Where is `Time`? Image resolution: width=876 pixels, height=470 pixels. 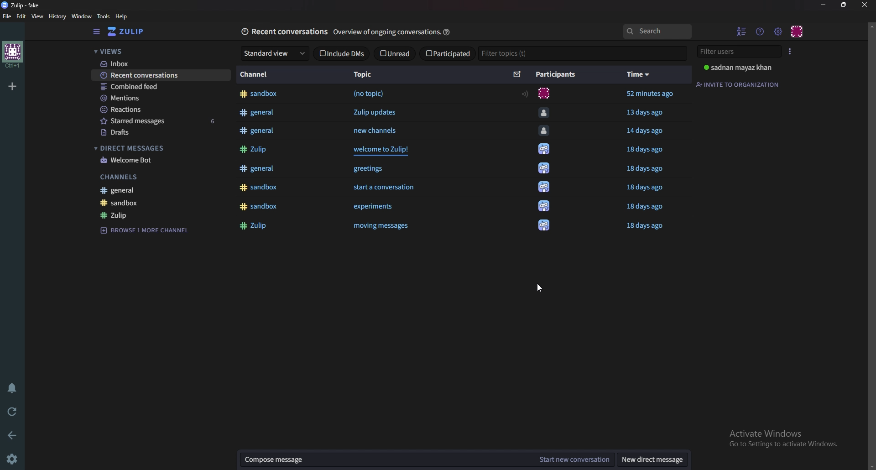 Time is located at coordinates (639, 74).